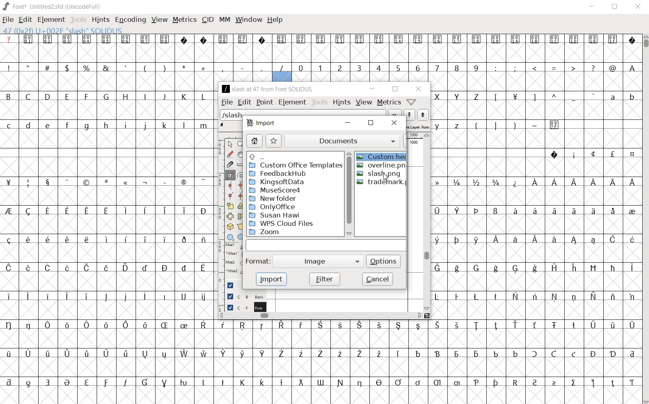 The image size is (649, 404). I want to click on scrollbar, so click(427, 223).